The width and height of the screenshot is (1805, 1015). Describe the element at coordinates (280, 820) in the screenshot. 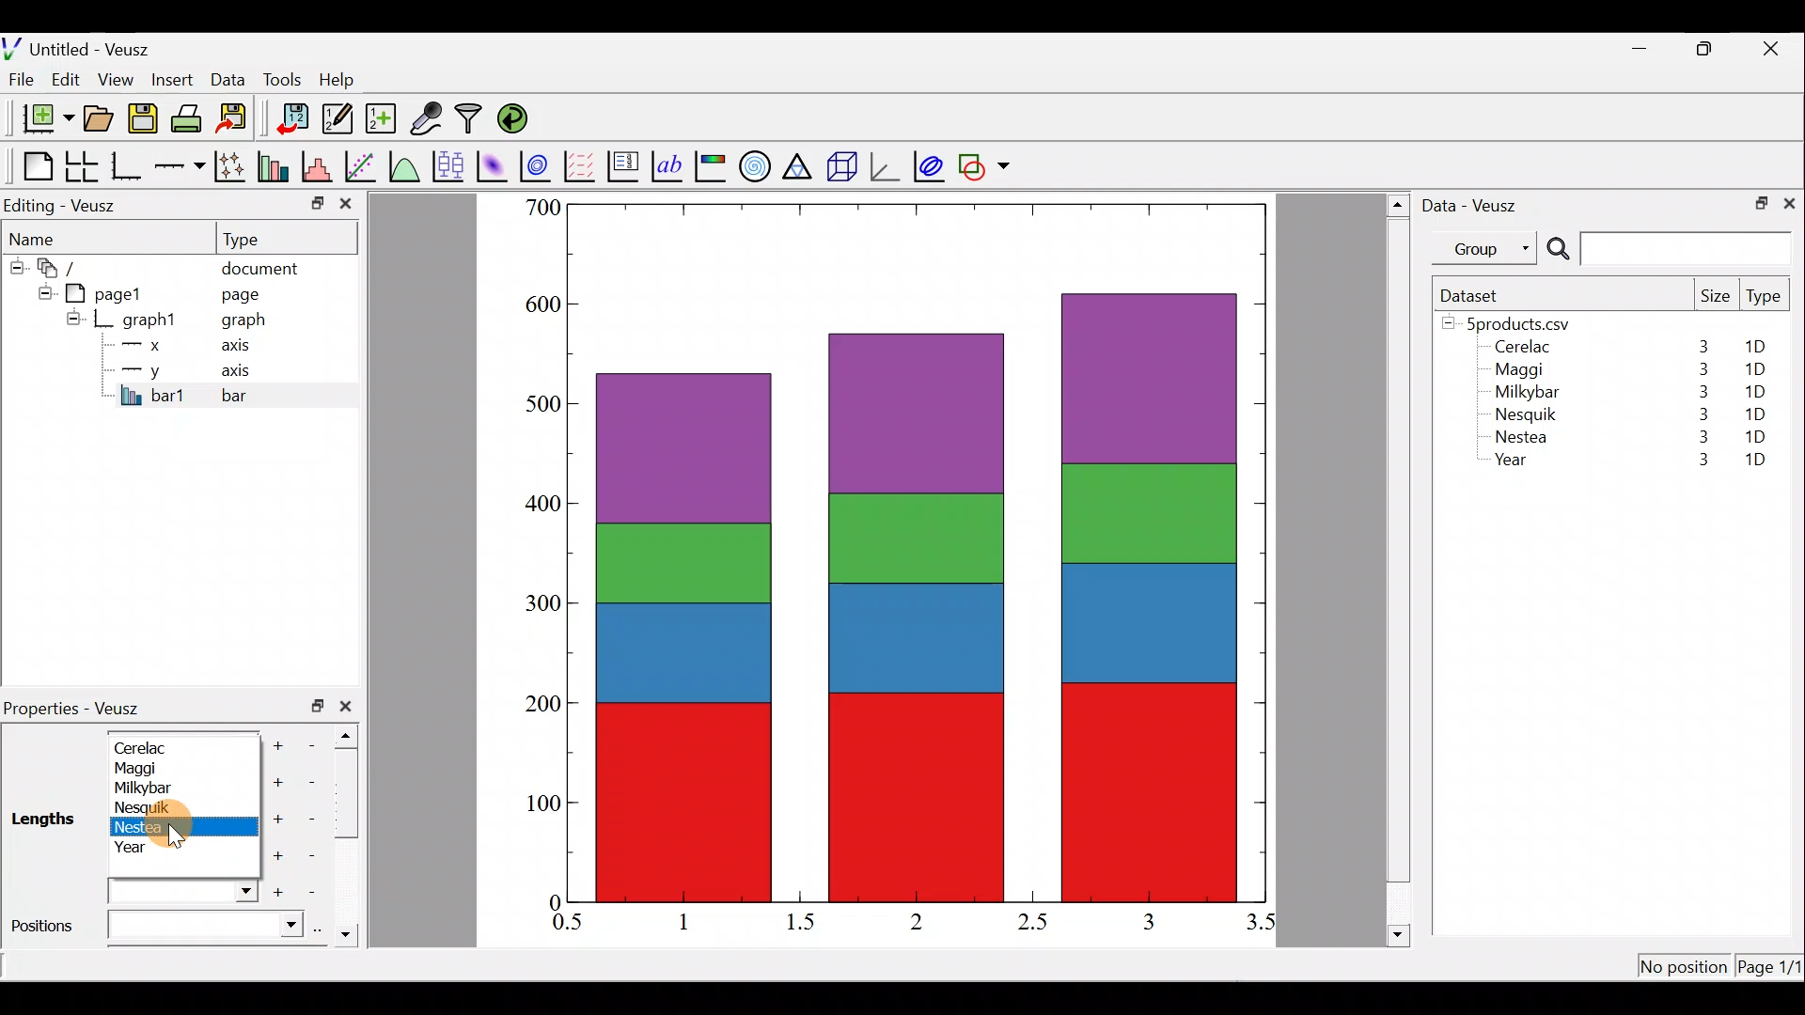

I see `Add another item` at that location.